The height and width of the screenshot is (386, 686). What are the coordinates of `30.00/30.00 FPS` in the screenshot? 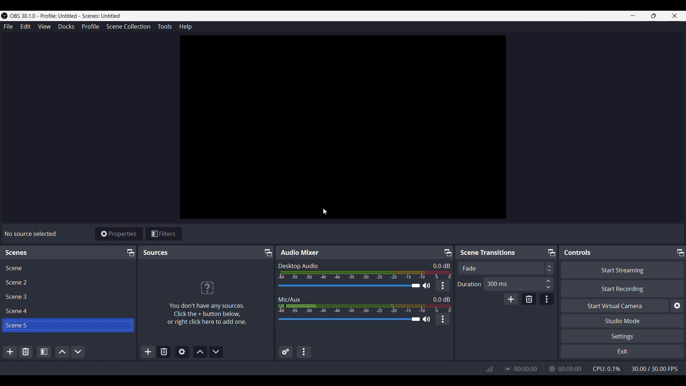 It's located at (657, 370).